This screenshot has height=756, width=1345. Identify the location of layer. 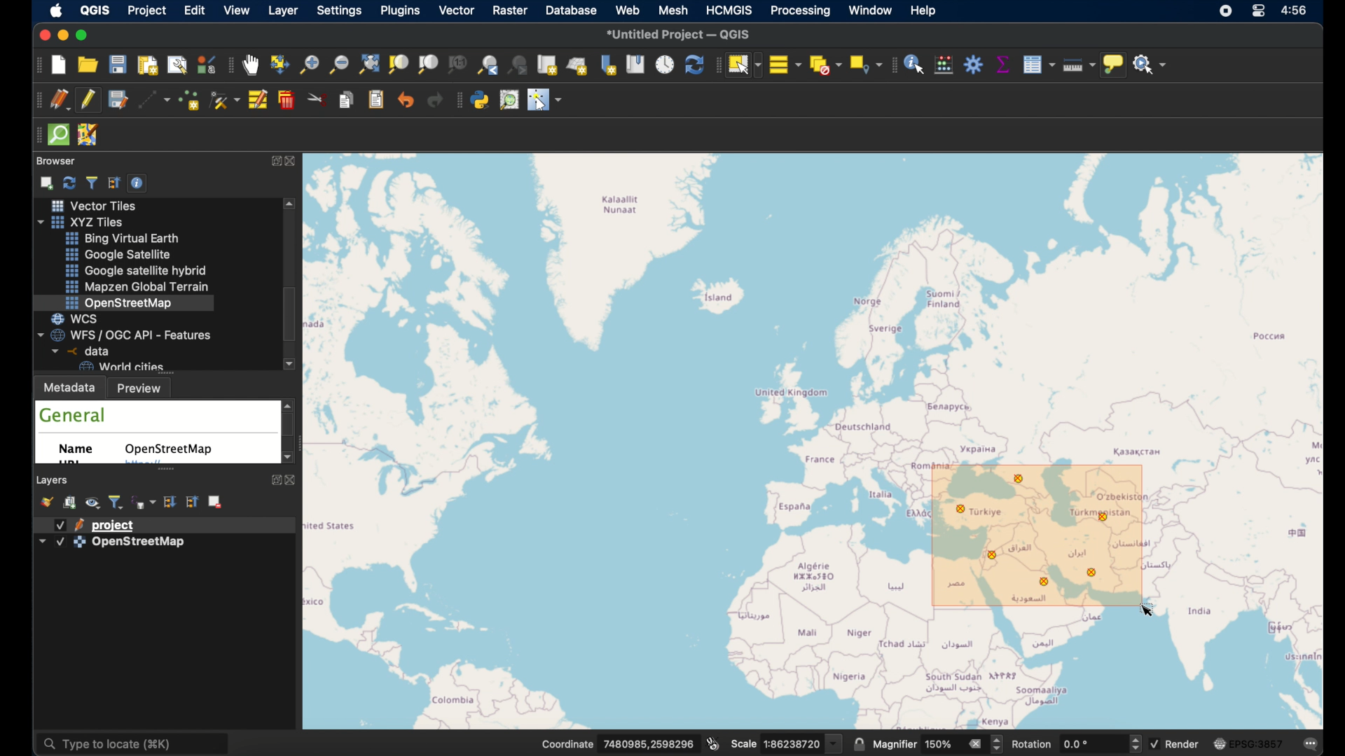
(283, 11).